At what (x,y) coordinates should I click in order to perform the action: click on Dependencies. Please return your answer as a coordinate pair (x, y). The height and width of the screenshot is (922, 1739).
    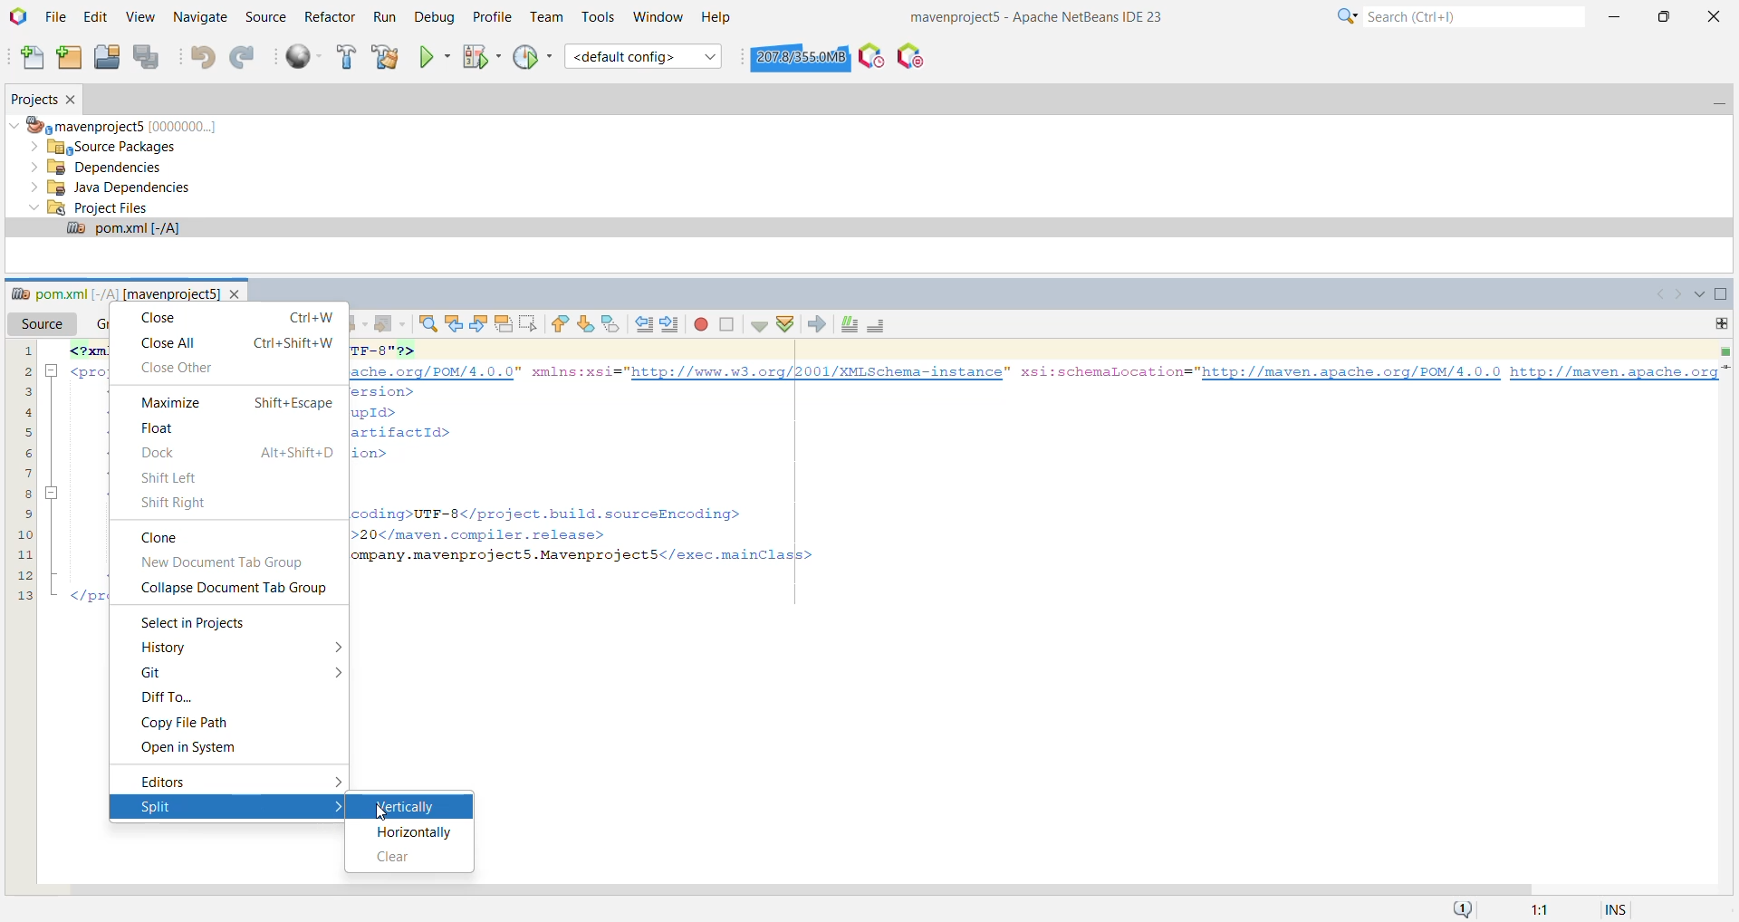
    Looking at the image, I should click on (101, 168).